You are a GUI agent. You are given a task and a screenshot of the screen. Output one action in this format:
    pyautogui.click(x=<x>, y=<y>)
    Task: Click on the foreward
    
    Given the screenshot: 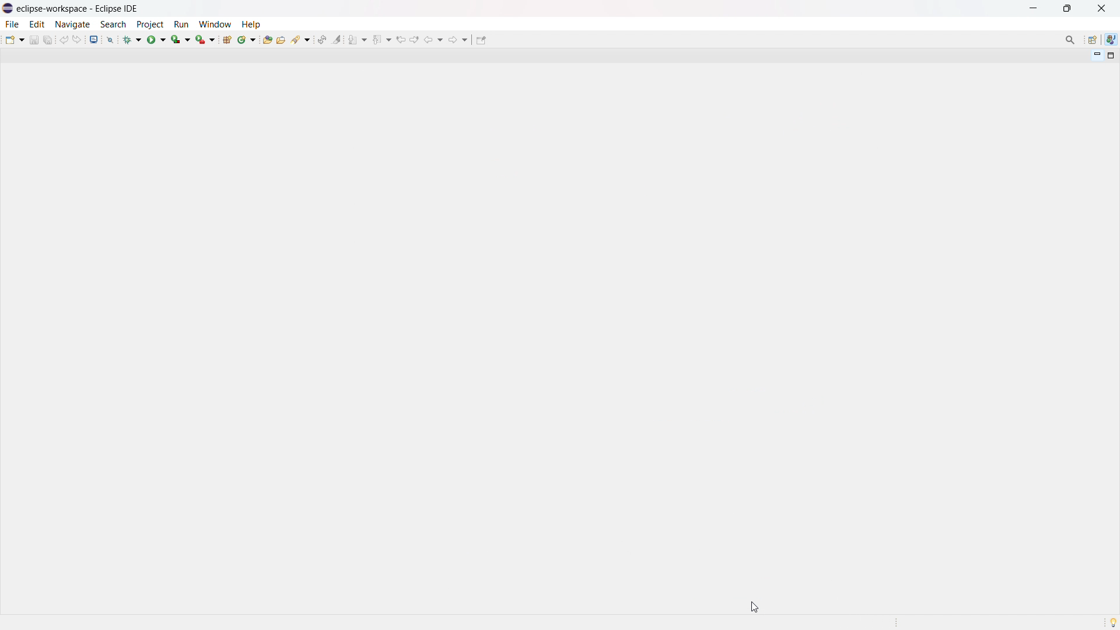 What is the action you would take?
    pyautogui.click(x=459, y=39)
    